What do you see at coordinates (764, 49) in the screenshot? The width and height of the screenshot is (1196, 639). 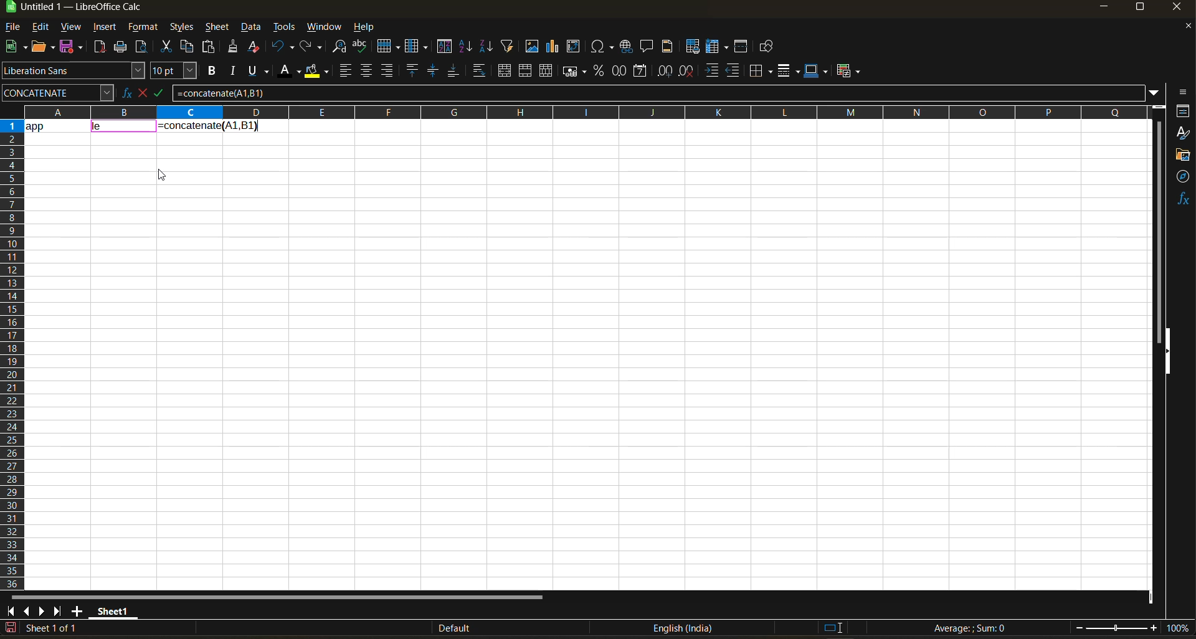 I see `show draw functions` at bounding box center [764, 49].